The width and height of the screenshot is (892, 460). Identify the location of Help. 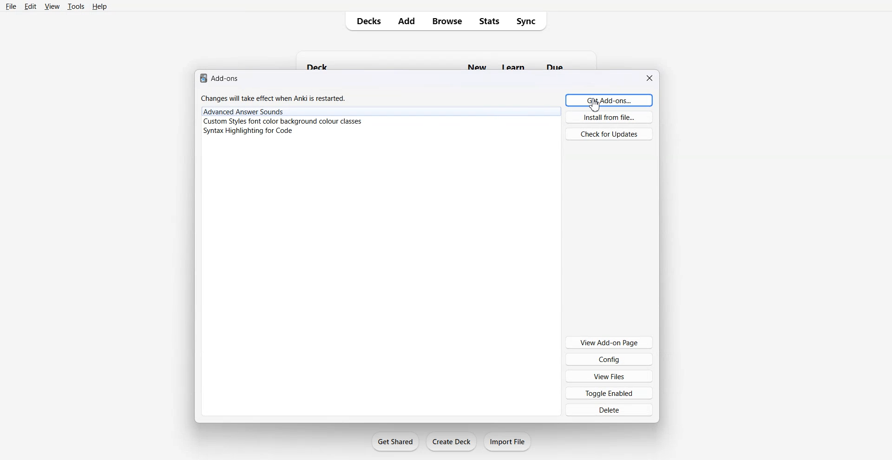
(100, 6).